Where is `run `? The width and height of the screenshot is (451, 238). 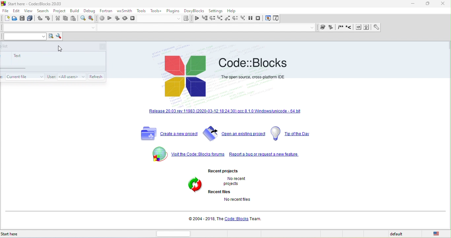
run  is located at coordinates (110, 19).